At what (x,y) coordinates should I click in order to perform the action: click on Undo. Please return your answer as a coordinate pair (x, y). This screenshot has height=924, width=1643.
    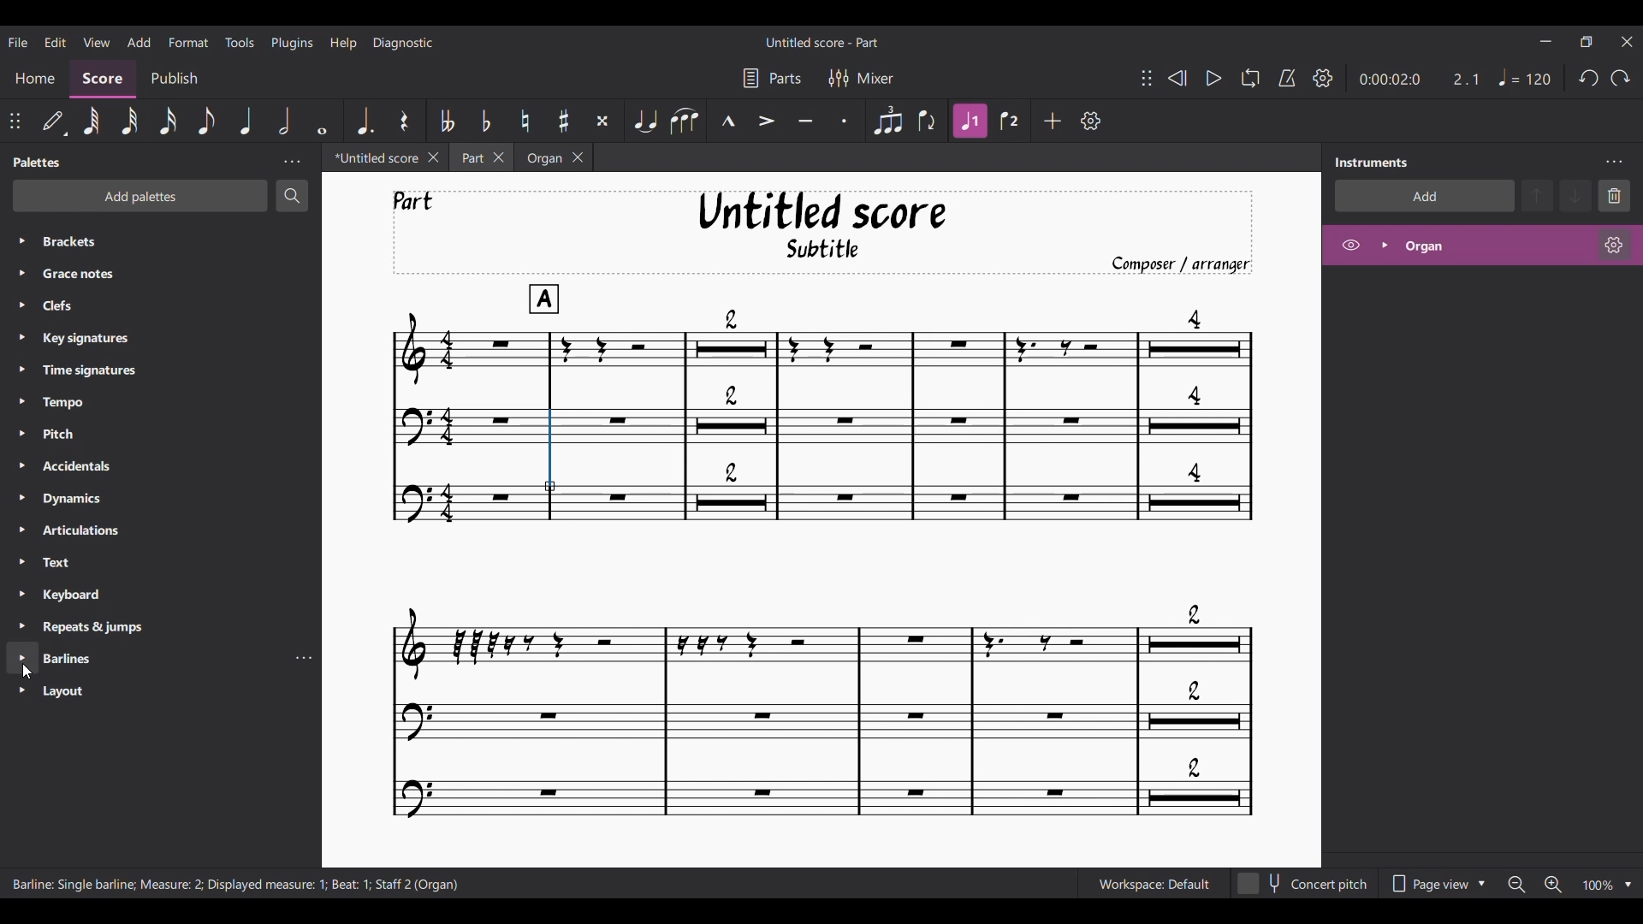
    Looking at the image, I should click on (1588, 78).